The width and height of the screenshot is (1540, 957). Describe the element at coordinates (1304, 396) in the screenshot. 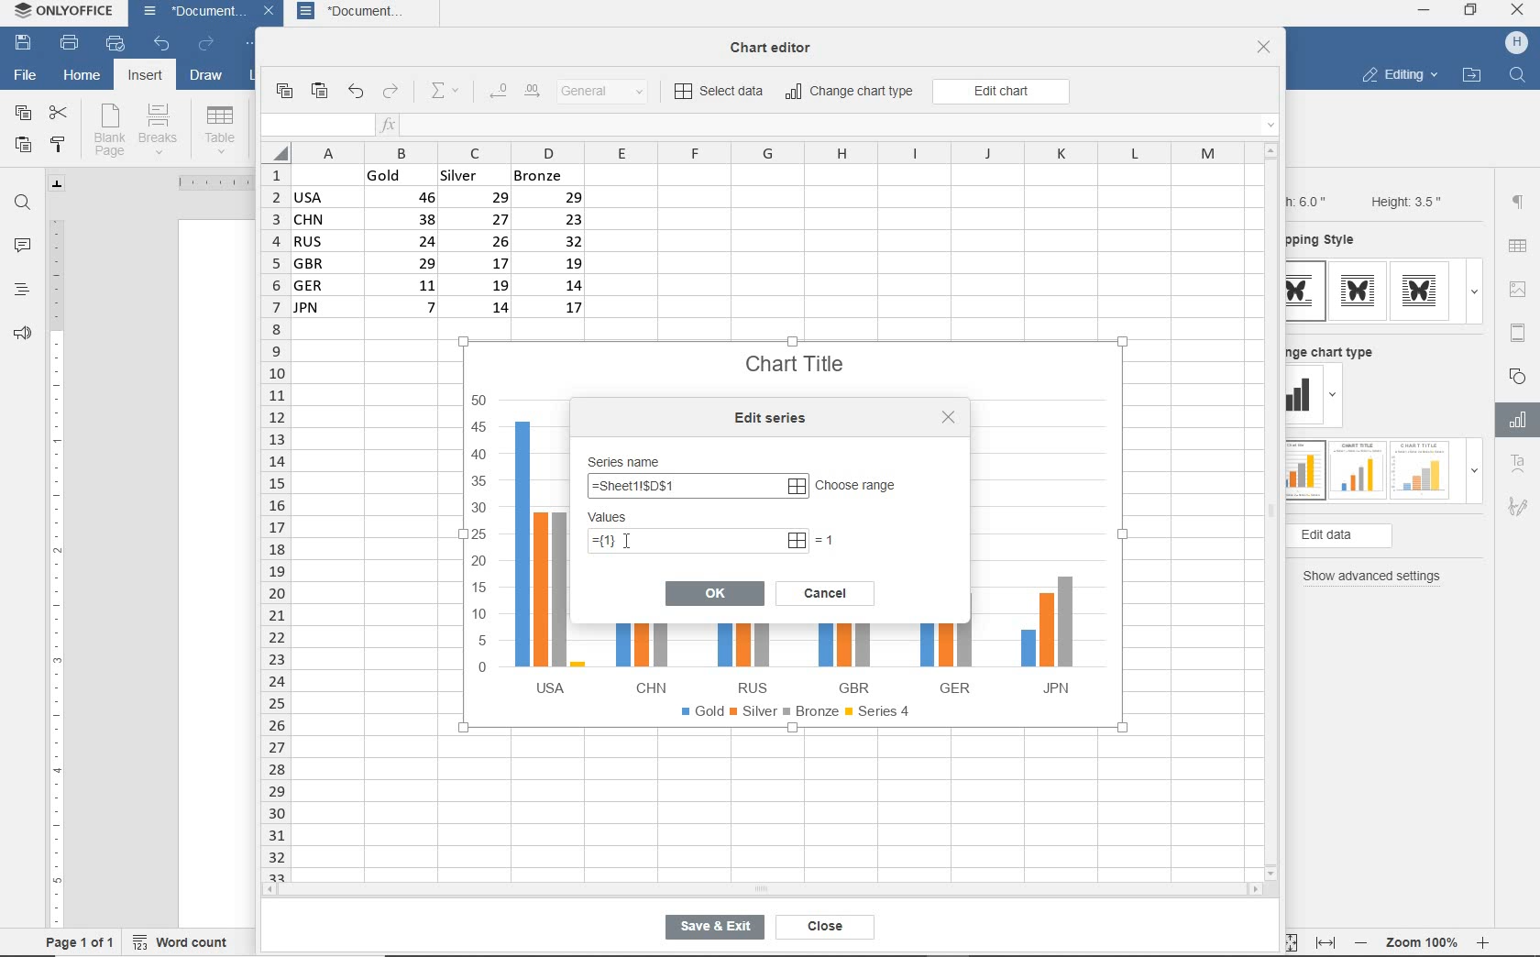

I see `change type` at that location.